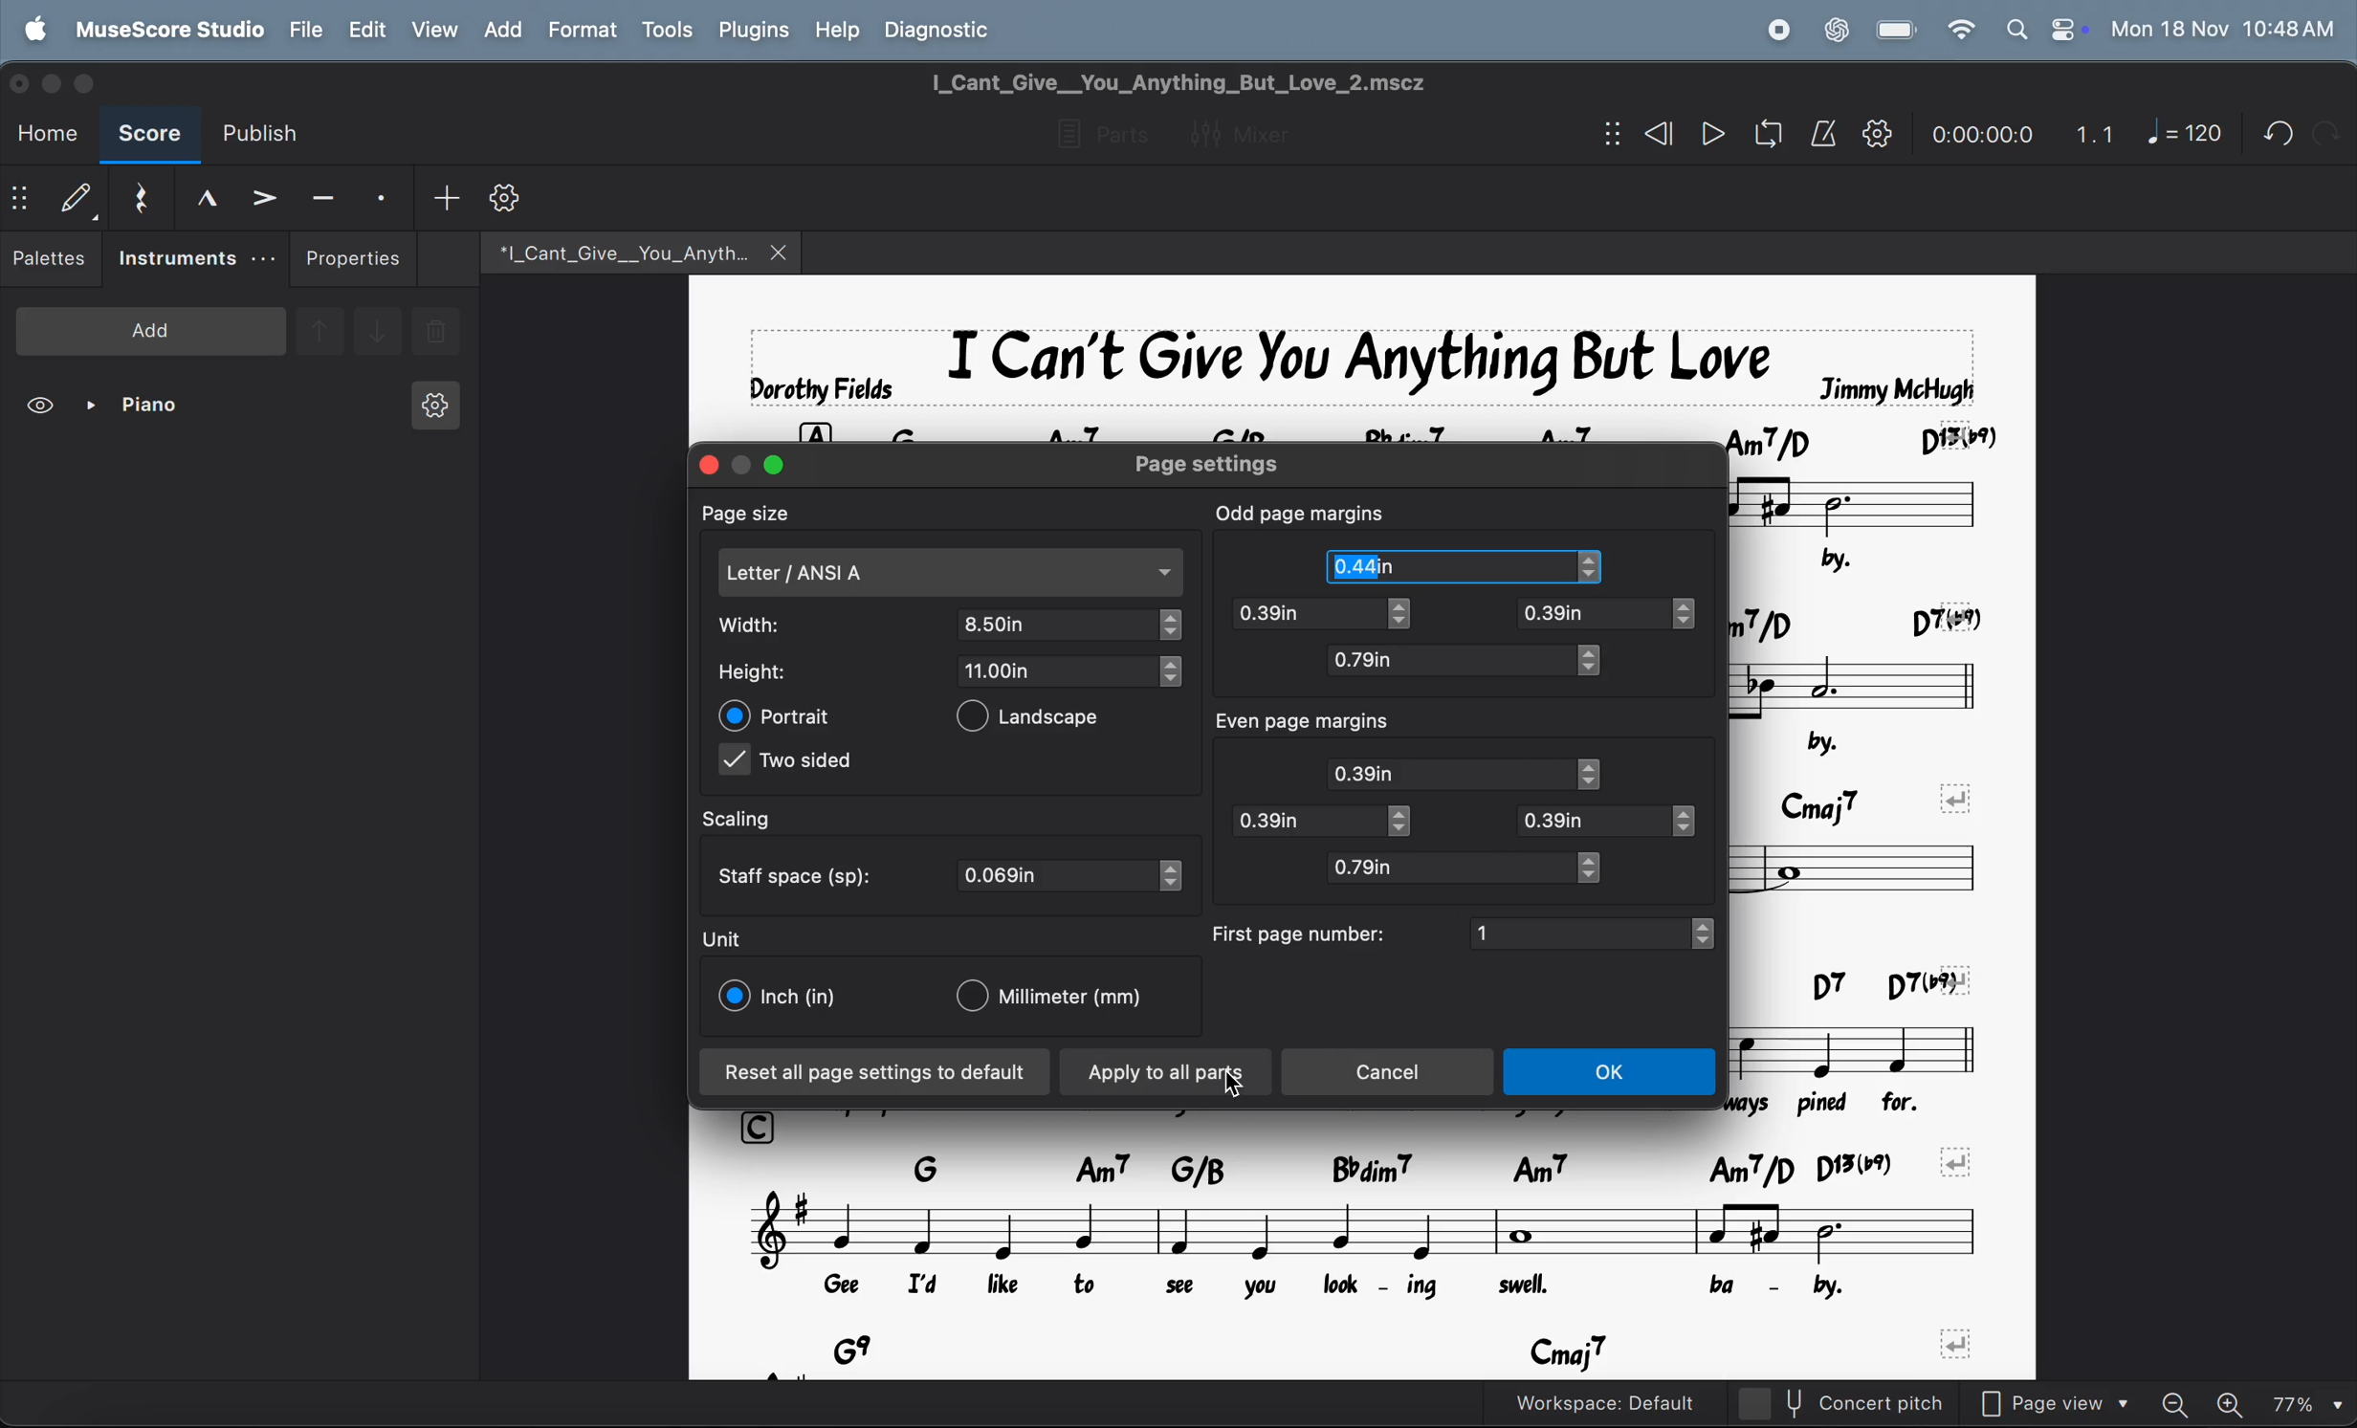 This screenshot has height=1428, width=2357. What do you see at coordinates (1871, 1044) in the screenshot?
I see `notes` at bounding box center [1871, 1044].